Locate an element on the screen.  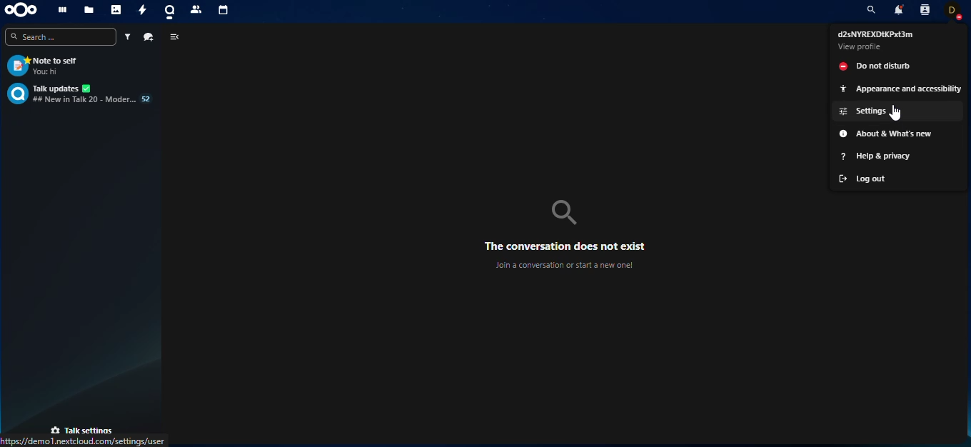
Cursor is located at coordinates (895, 113).